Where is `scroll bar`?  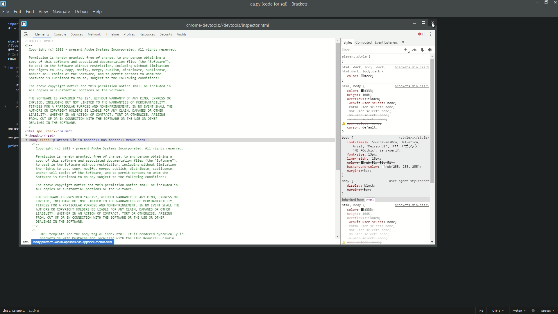 scroll bar is located at coordinates (435, 120).